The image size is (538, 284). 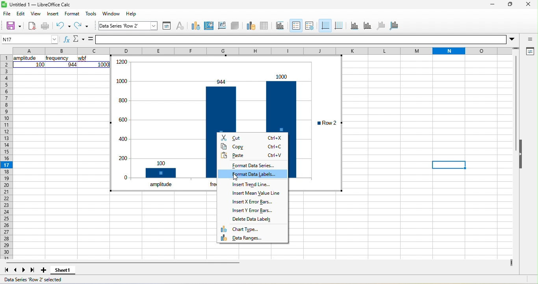 I want to click on row 2, so click(x=327, y=123).